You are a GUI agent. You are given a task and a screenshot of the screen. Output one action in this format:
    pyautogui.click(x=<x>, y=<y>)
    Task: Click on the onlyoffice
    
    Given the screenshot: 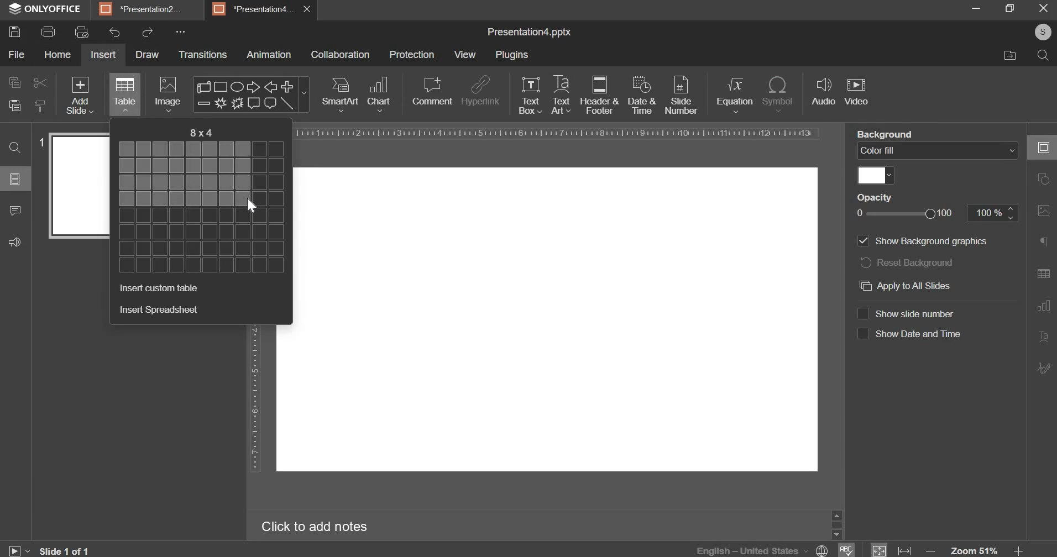 What is the action you would take?
    pyautogui.click(x=45, y=8)
    